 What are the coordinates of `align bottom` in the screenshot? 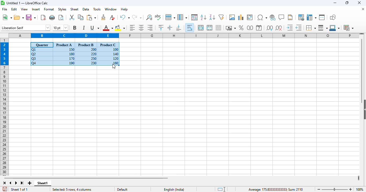 It's located at (179, 28).